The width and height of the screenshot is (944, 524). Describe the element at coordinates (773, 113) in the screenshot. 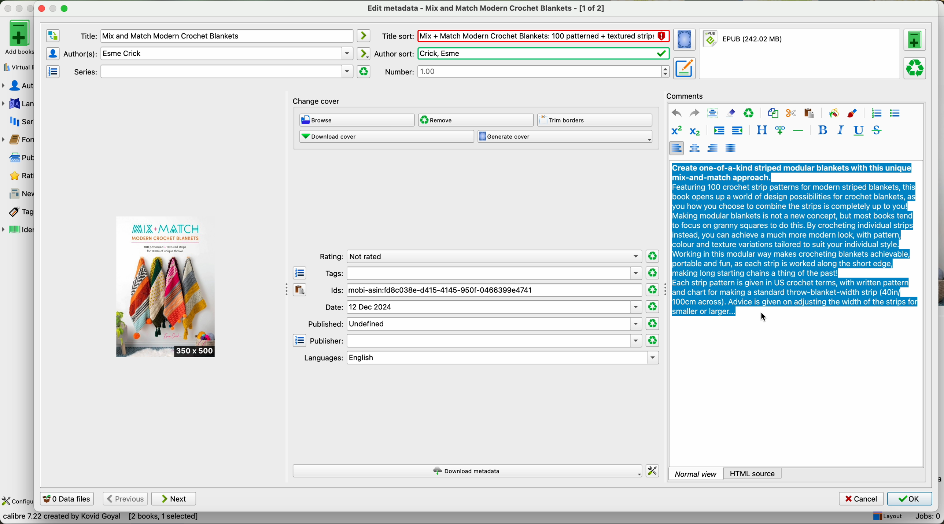

I see `copy` at that location.